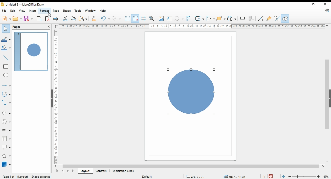 Image resolution: width=331 pixels, height=179 pixels. What do you see at coordinates (28, 18) in the screenshot?
I see `save` at bounding box center [28, 18].